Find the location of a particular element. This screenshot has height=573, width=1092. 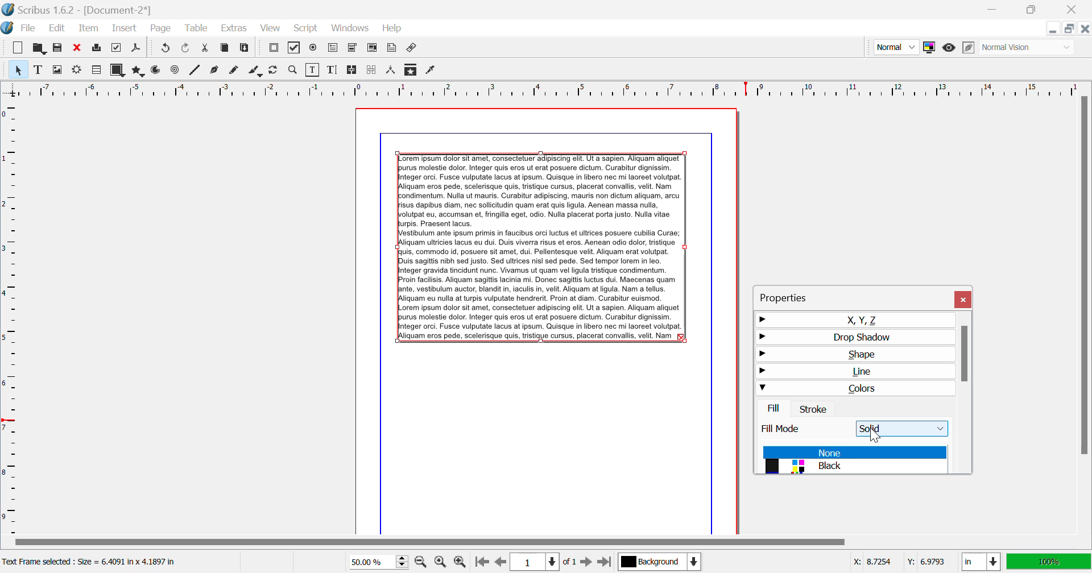

Page 1 of 1 is located at coordinates (542, 562).